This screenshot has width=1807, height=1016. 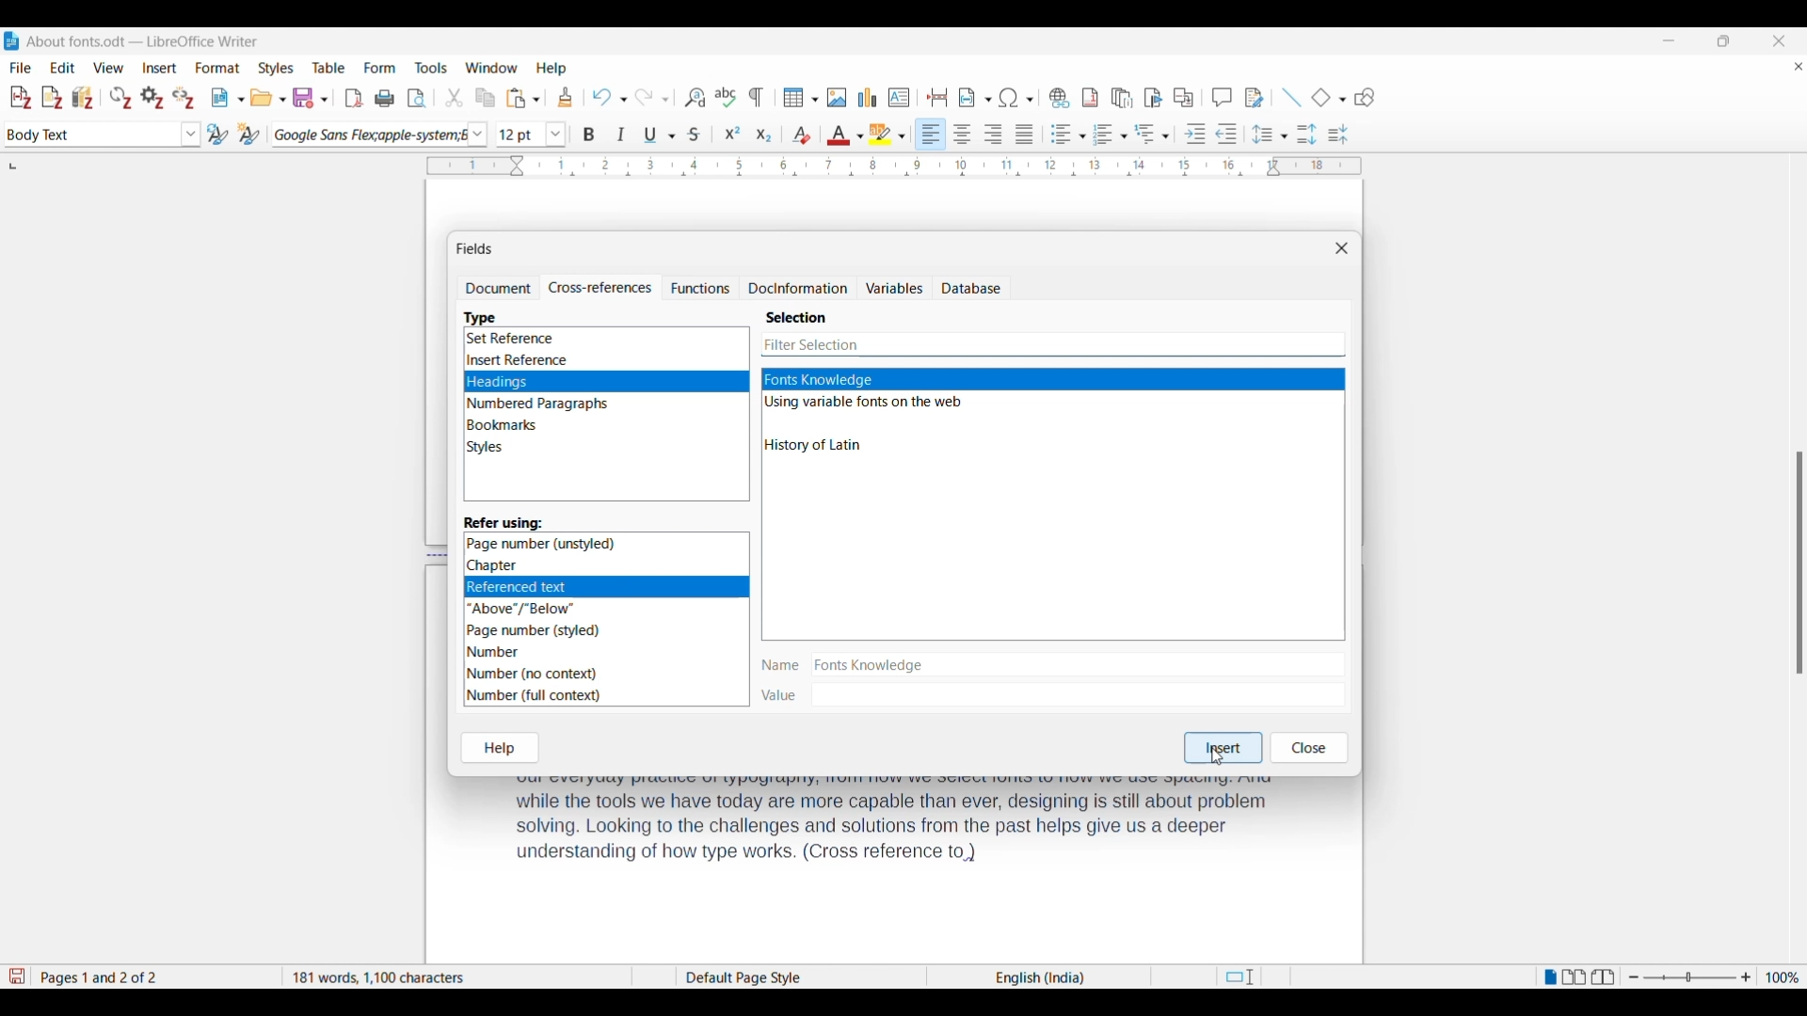 What do you see at coordinates (367, 135) in the screenshot?
I see `Current font` at bounding box center [367, 135].